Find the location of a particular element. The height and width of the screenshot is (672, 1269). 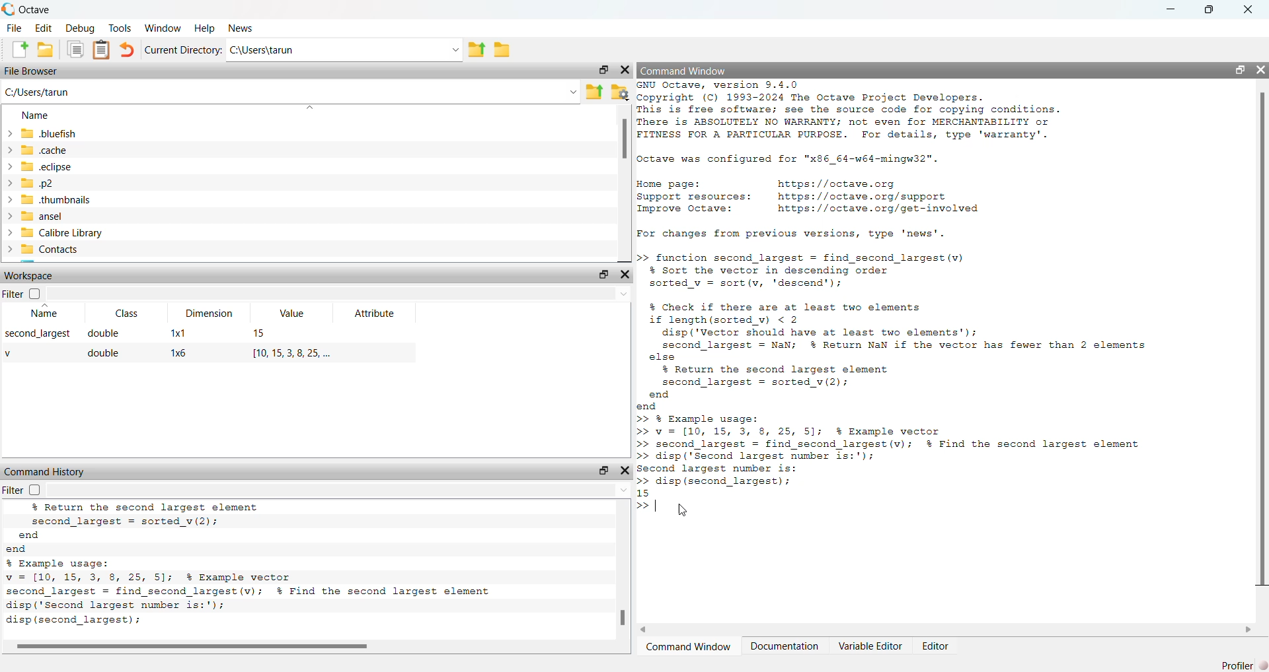

attribute is located at coordinates (375, 315).